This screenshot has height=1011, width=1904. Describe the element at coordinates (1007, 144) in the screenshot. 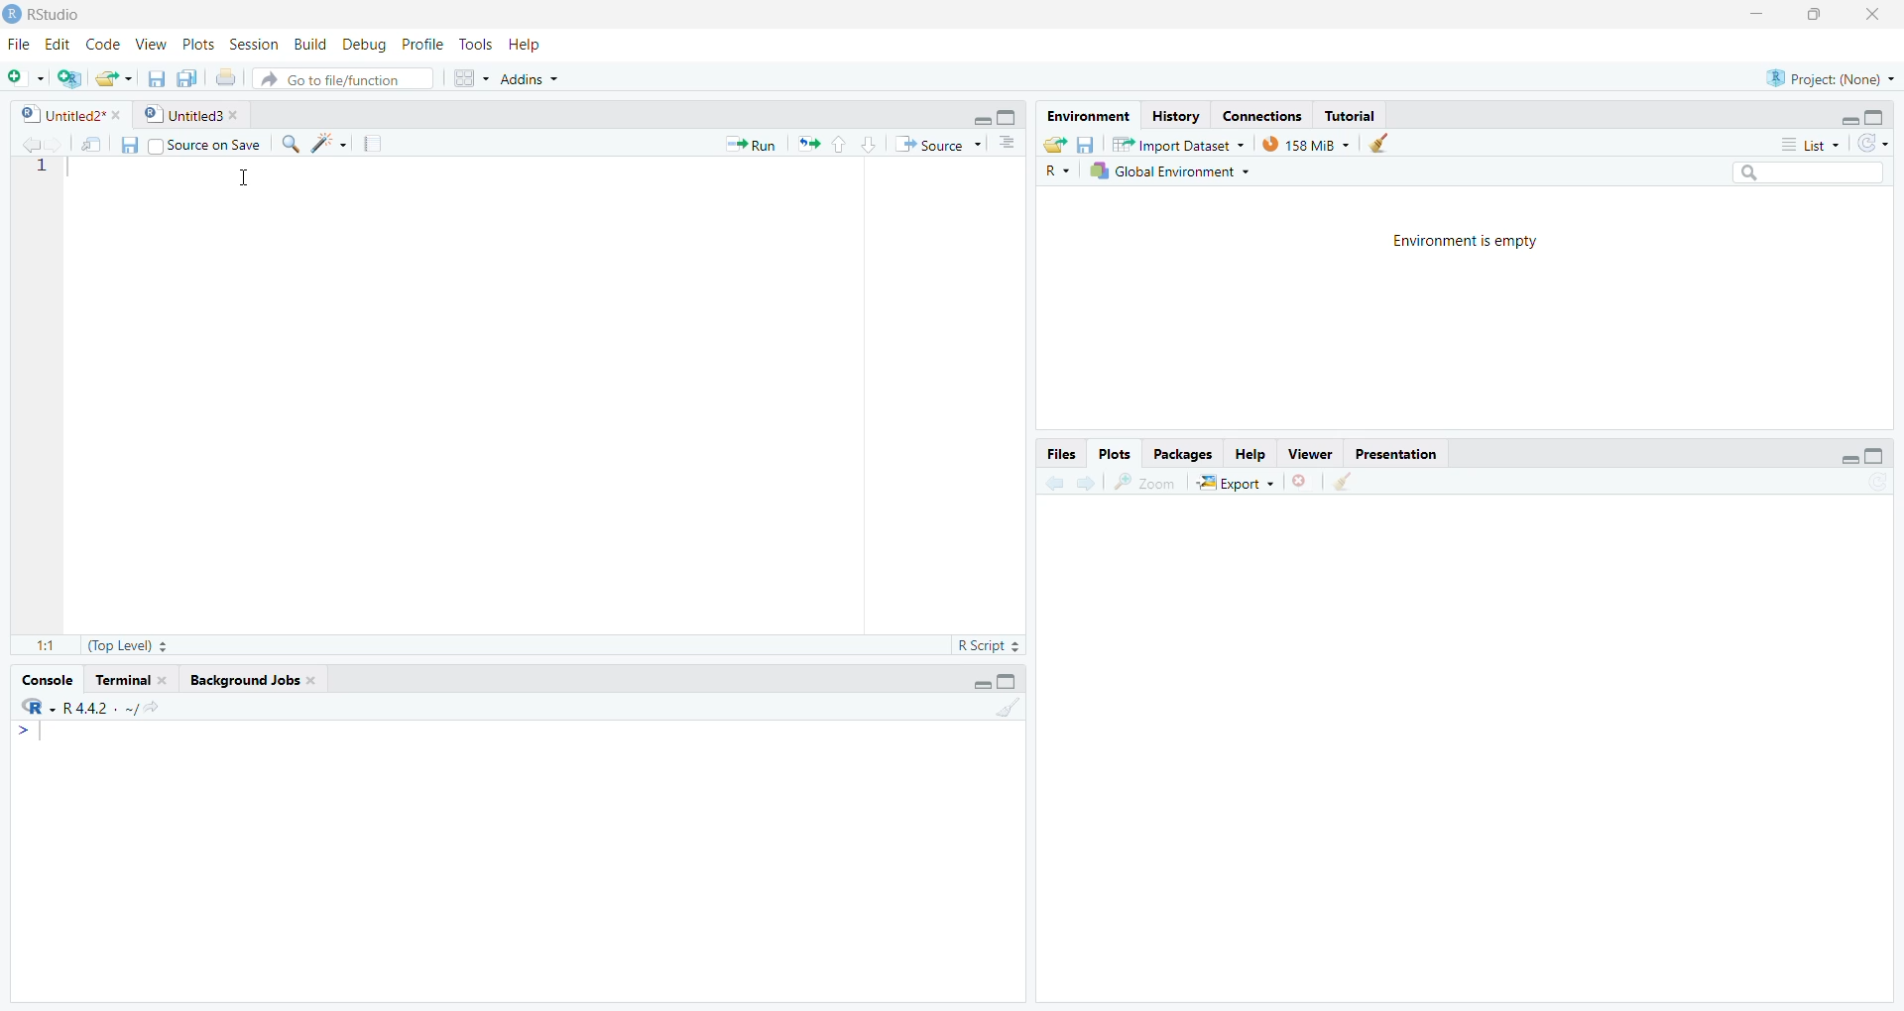

I see `` at that location.